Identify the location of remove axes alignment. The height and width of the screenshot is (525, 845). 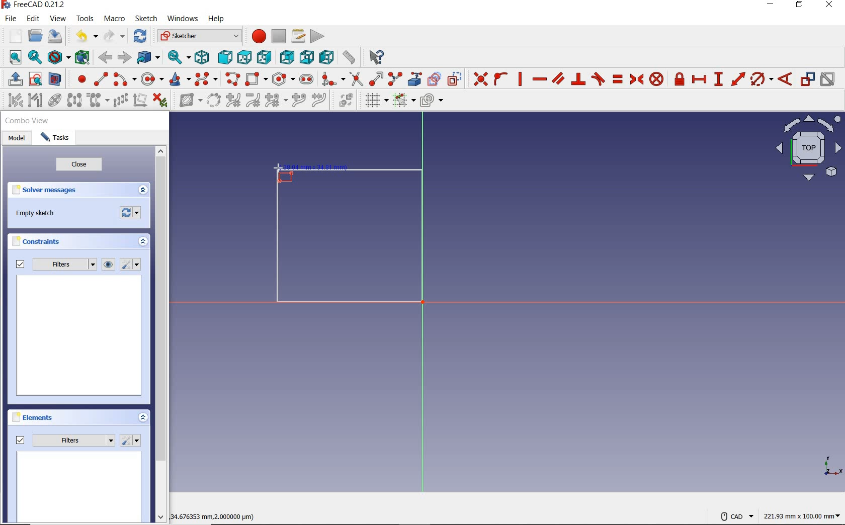
(140, 101).